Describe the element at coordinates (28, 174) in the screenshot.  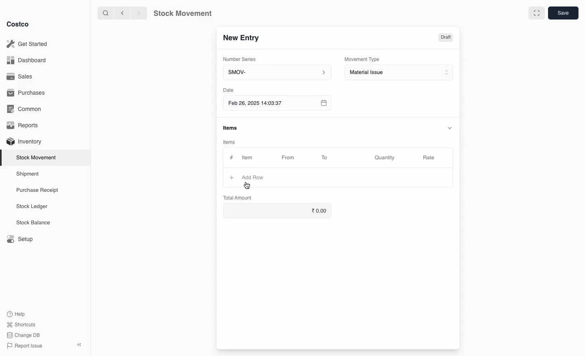
I see `Shipment` at that location.